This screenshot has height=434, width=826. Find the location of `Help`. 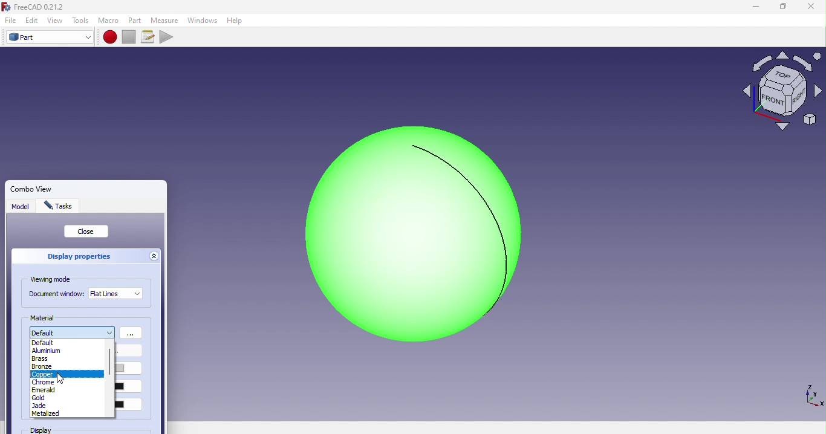

Help is located at coordinates (238, 21).